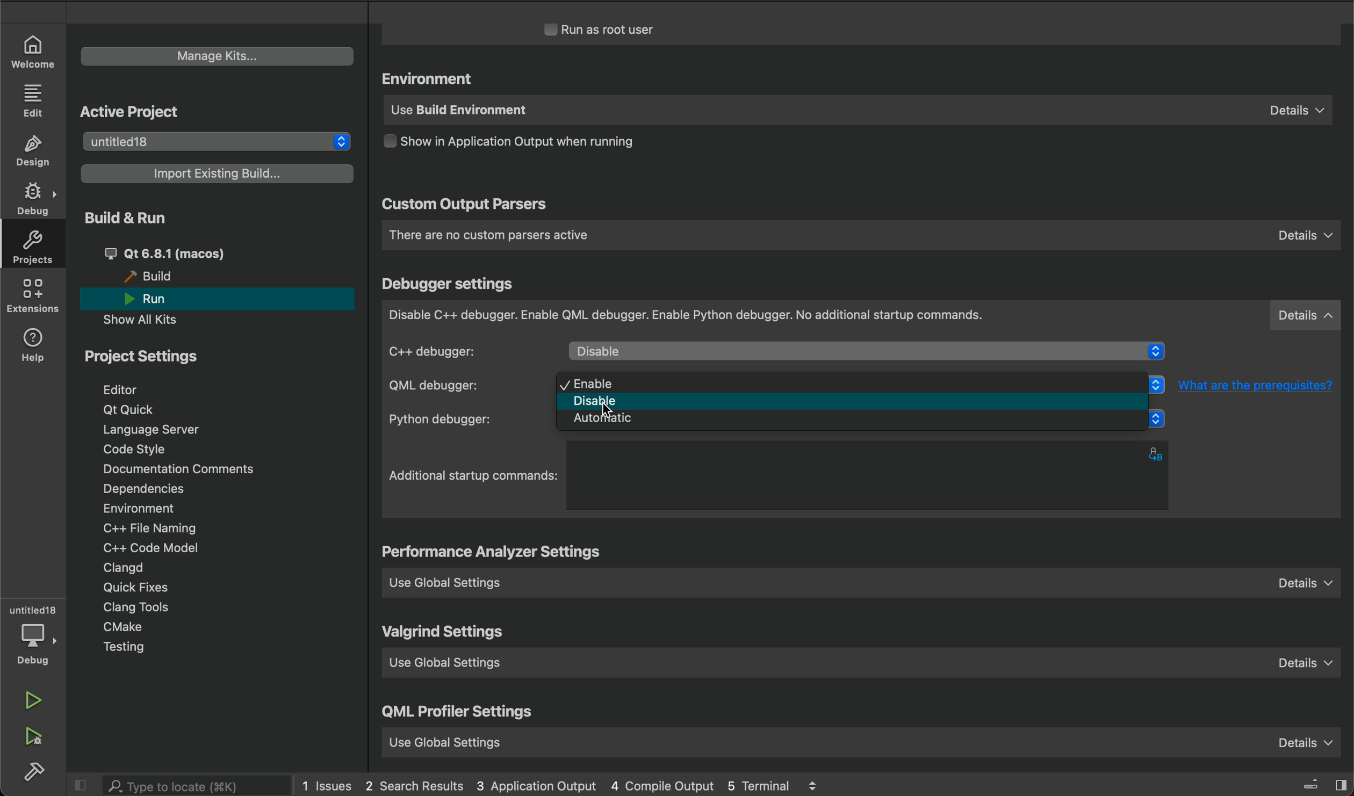  I want to click on use global , so click(859, 739).